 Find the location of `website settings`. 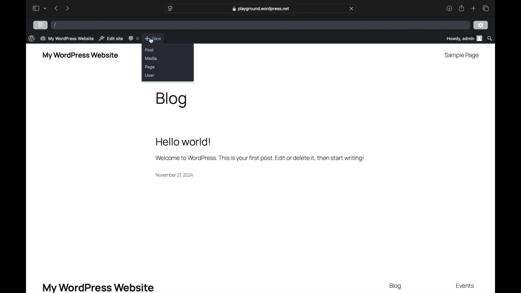

website settings is located at coordinates (170, 8).